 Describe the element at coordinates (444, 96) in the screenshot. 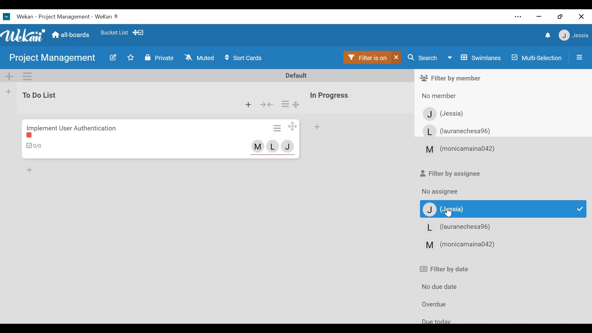

I see `No member` at that location.